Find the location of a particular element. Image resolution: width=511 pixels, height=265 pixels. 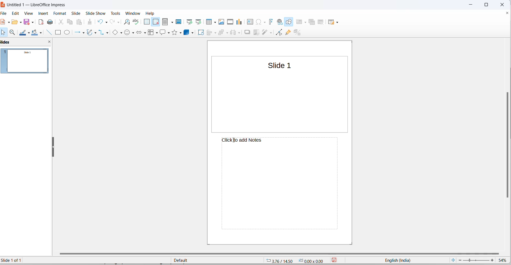

save is located at coordinates (336, 260).